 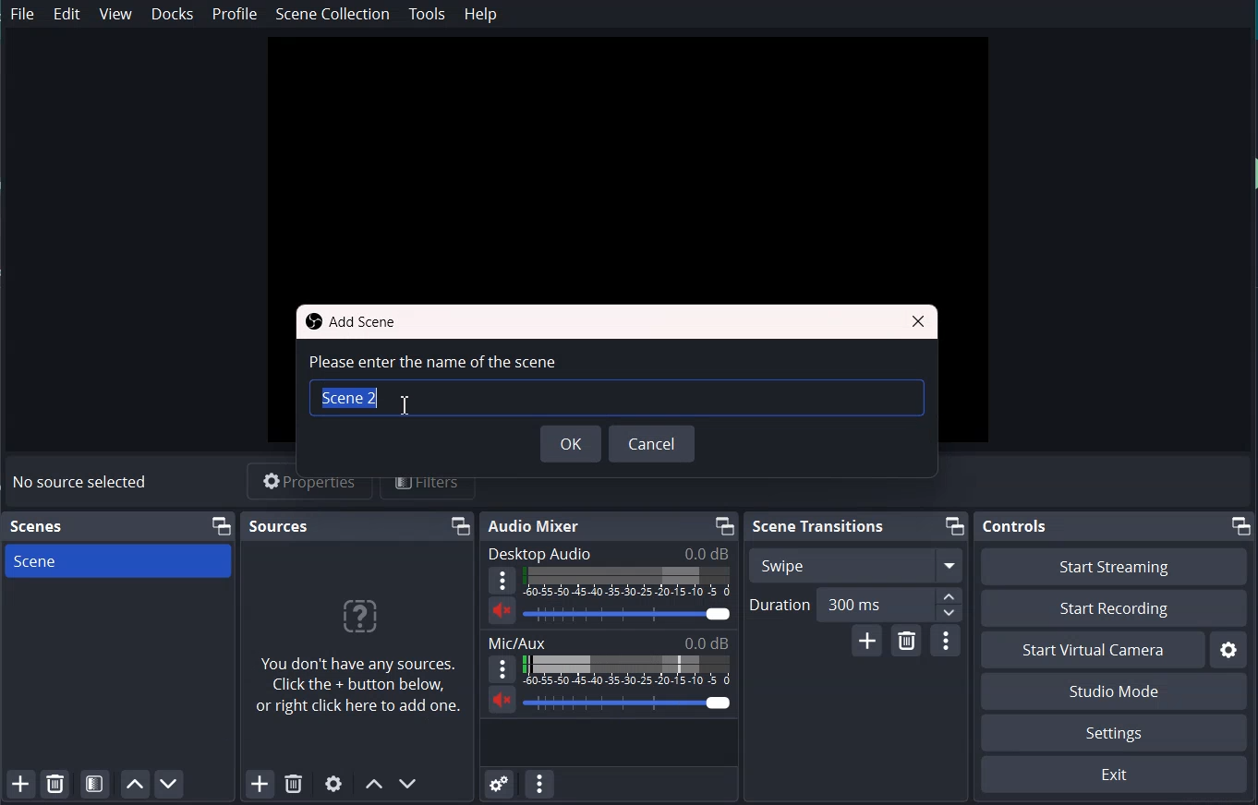 I want to click on Add Source, so click(x=260, y=785).